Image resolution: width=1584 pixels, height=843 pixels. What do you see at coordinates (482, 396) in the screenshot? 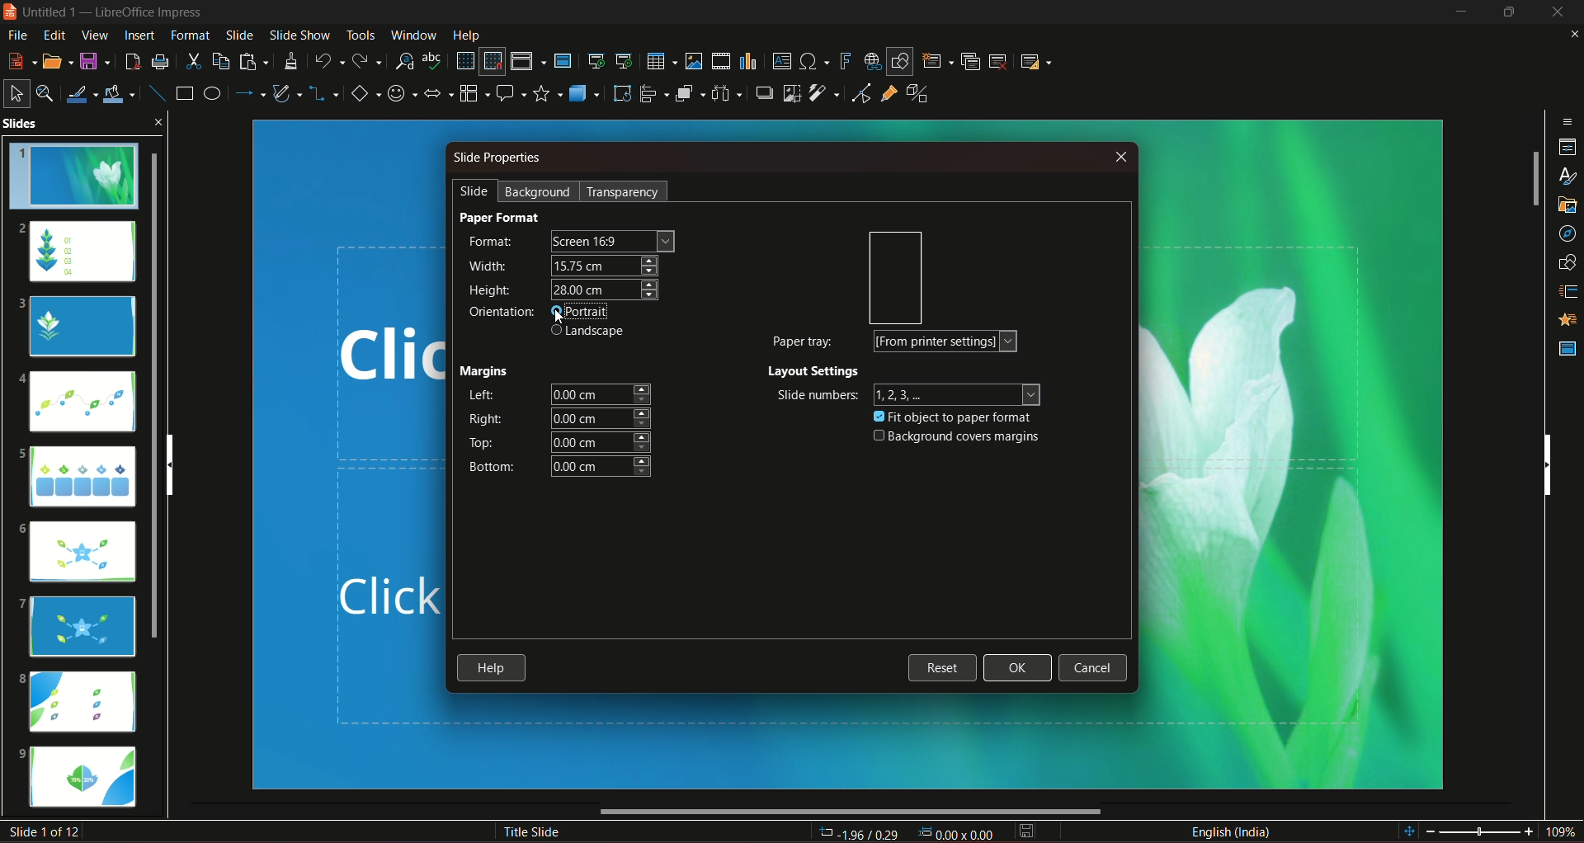
I see `left` at bounding box center [482, 396].